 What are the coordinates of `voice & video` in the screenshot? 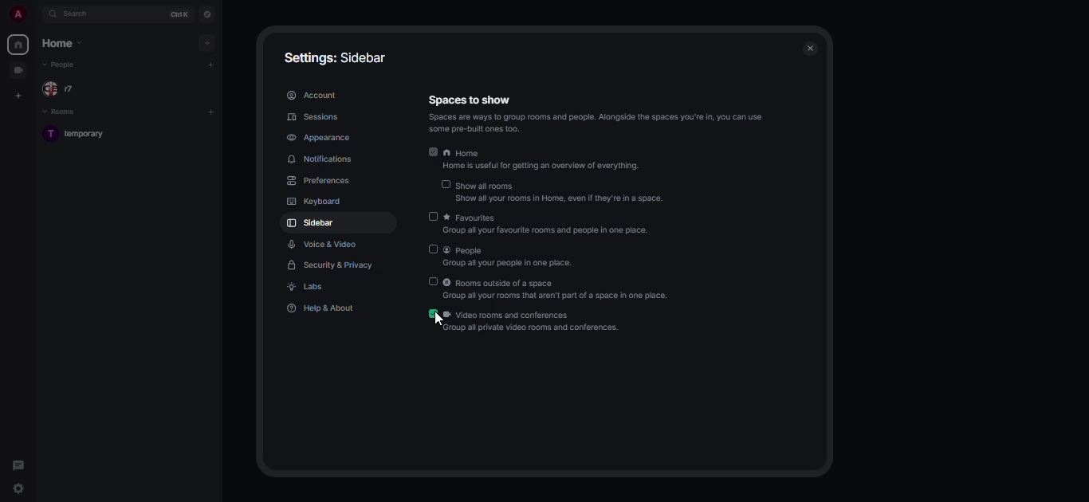 It's located at (324, 243).